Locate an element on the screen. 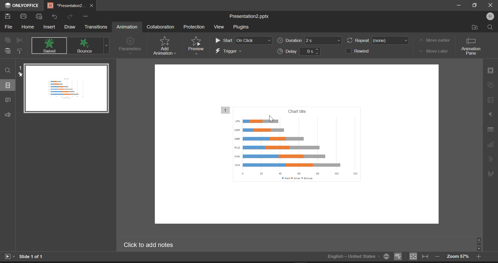 The width and height of the screenshot is (498, 263). Chart selected is located at coordinates (300, 146).